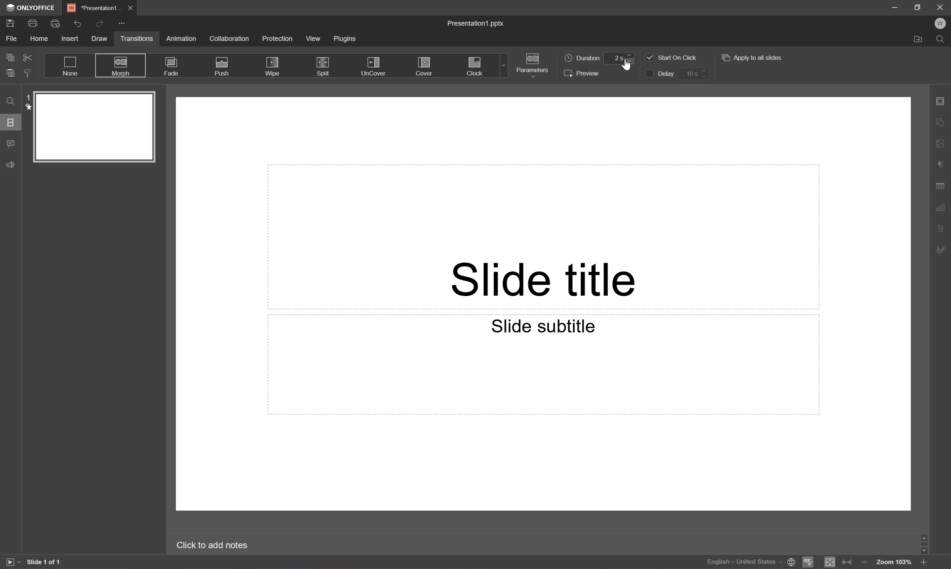 The width and height of the screenshot is (951, 569). What do you see at coordinates (278, 38) in the screenshot?
I see `Protection` at bounding box center [278, 38].